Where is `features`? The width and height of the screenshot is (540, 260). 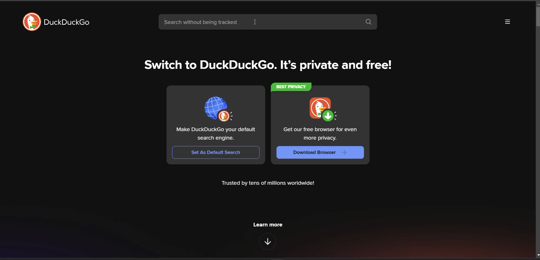 features is located at coordinates (268, 241).